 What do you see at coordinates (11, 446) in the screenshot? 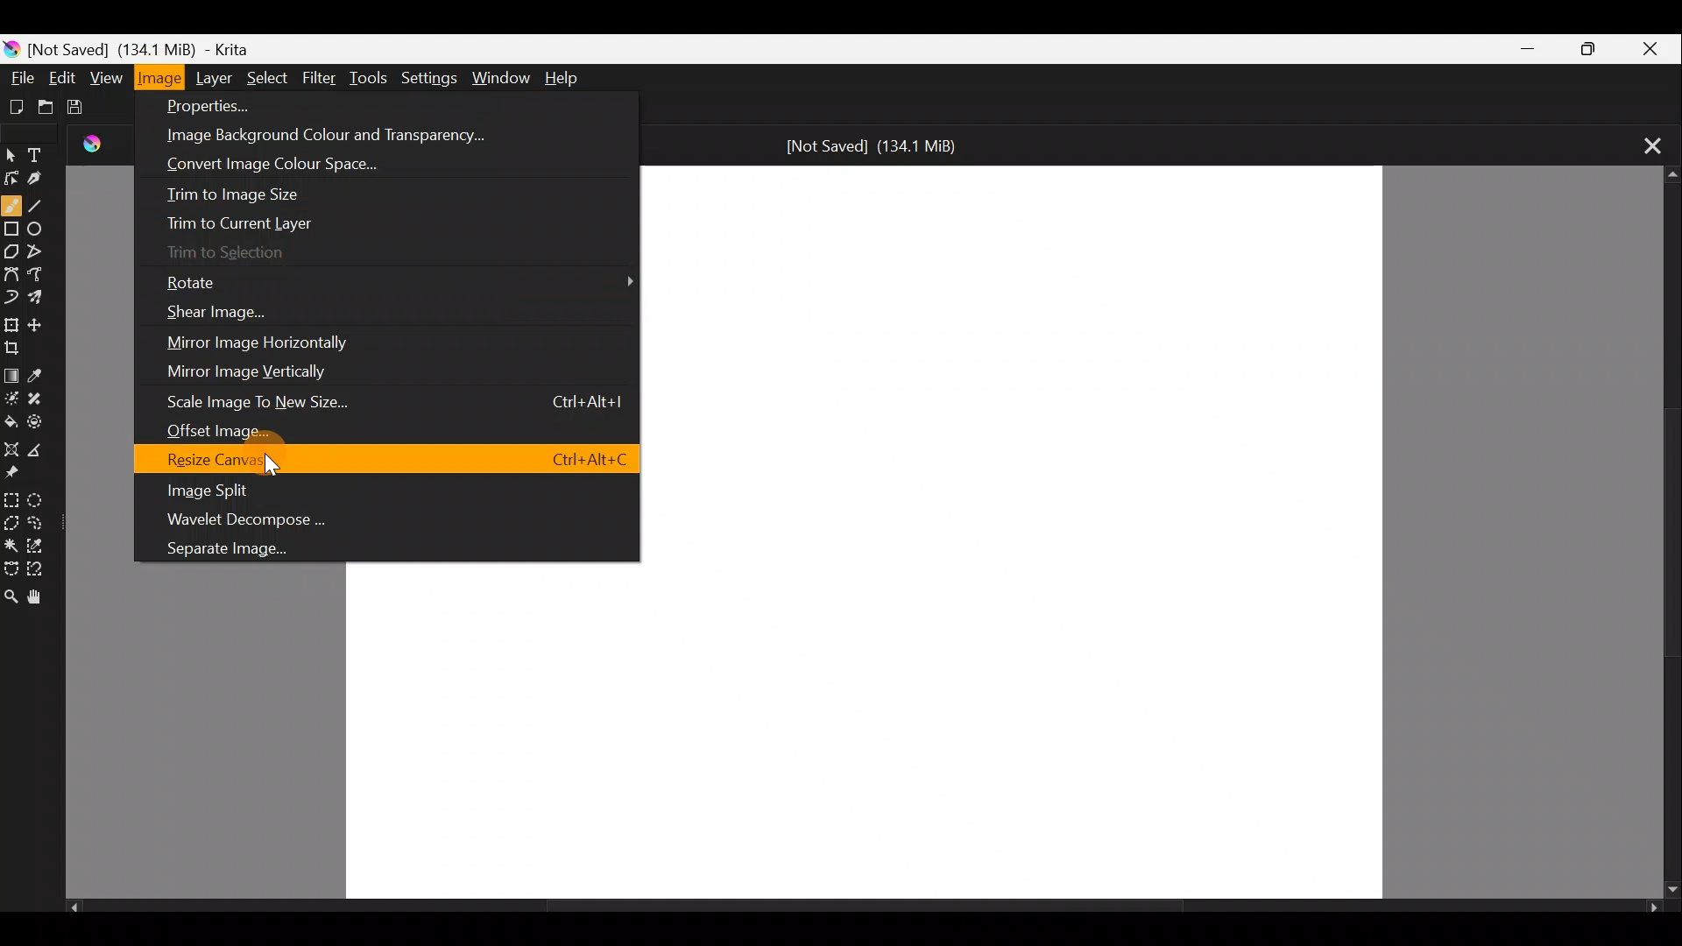
I see `Assistant tool` at bounding box center [11, 446].